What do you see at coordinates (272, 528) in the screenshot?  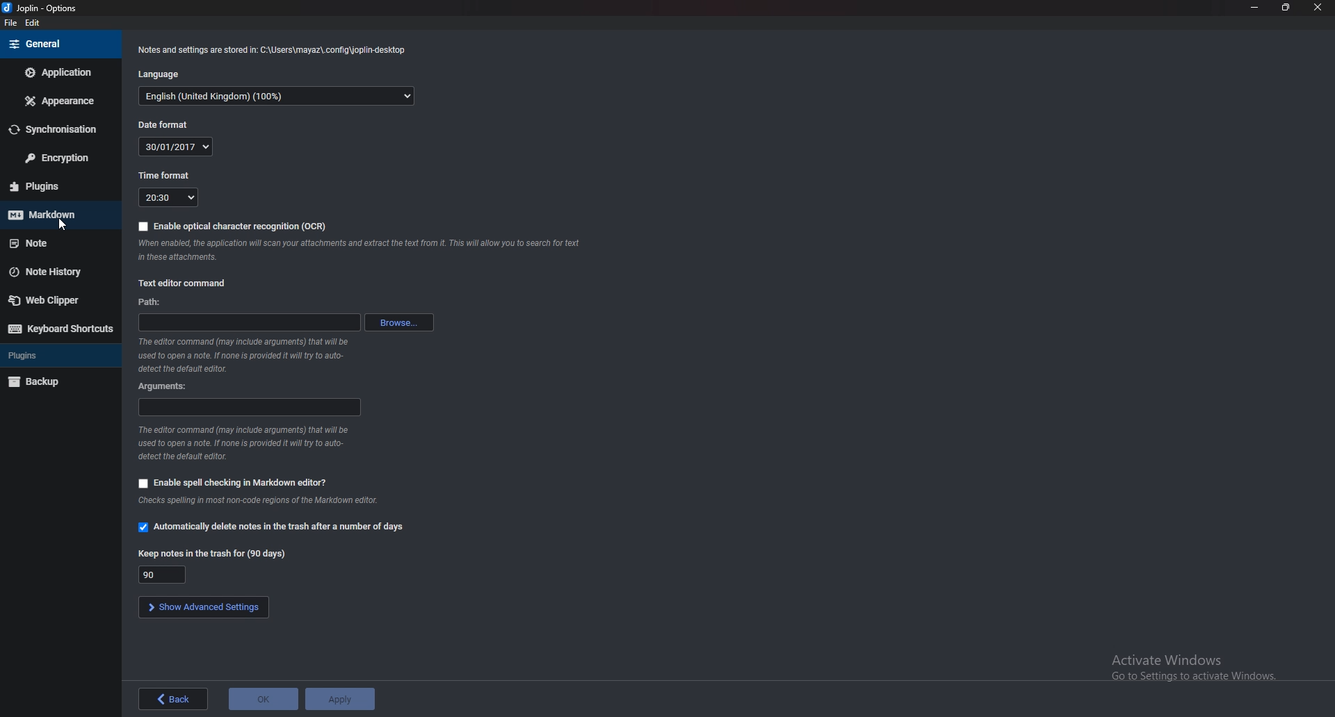 I see `Automatically delete notes` at bounding box center [272, 528].